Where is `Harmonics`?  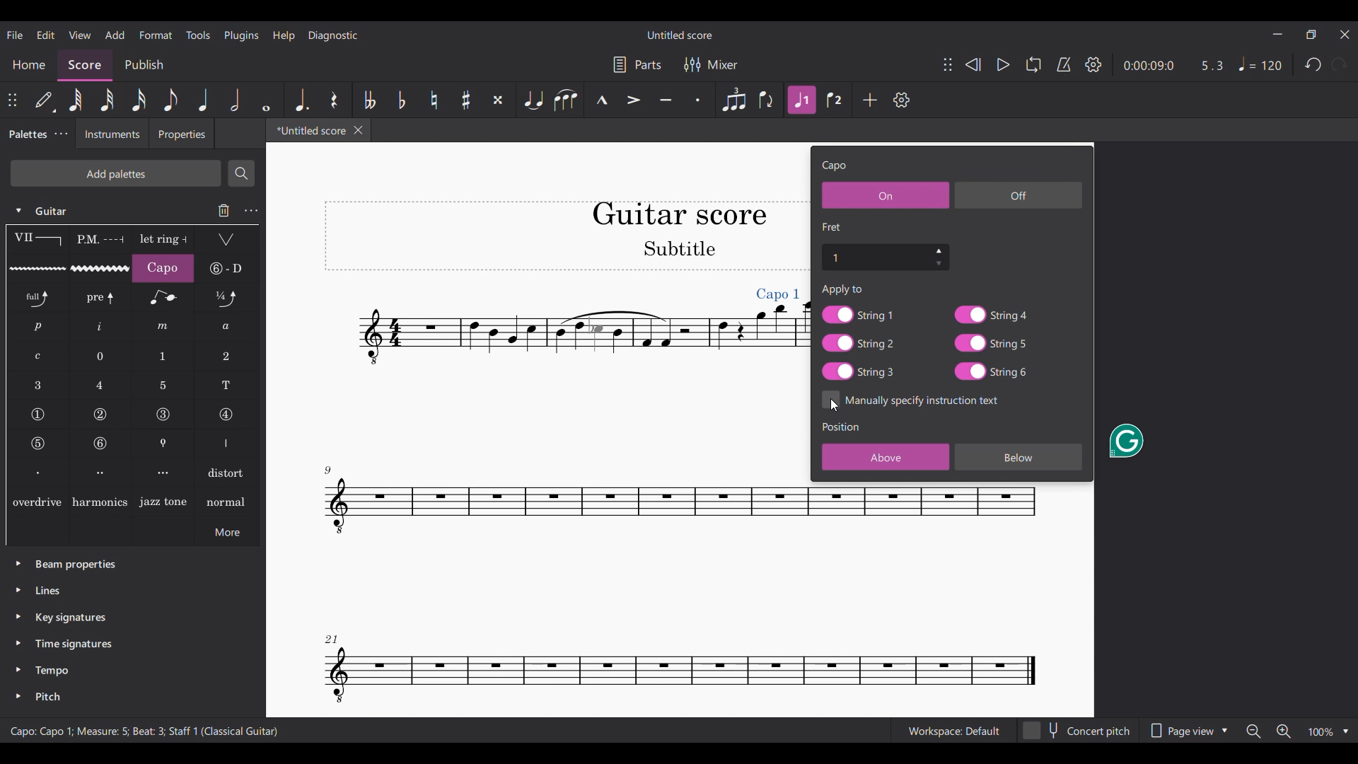 Harmonics is located at coordinates (100, 501).